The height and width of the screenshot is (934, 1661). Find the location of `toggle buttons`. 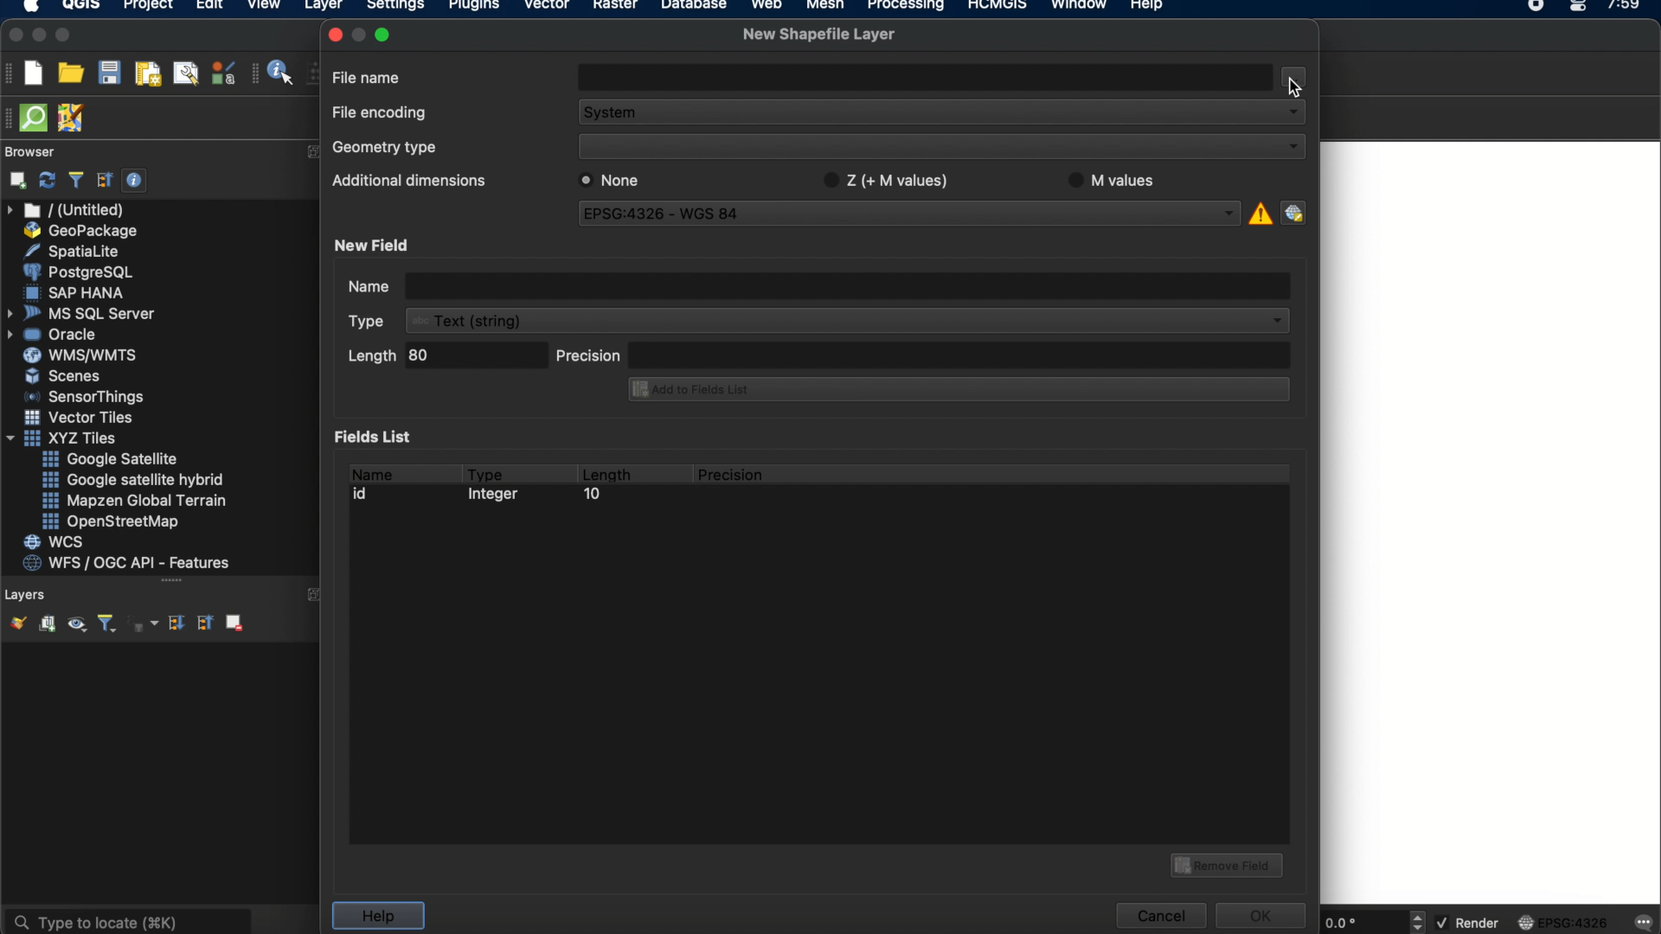

toggle buttons is located at coordinates (1420, 921).